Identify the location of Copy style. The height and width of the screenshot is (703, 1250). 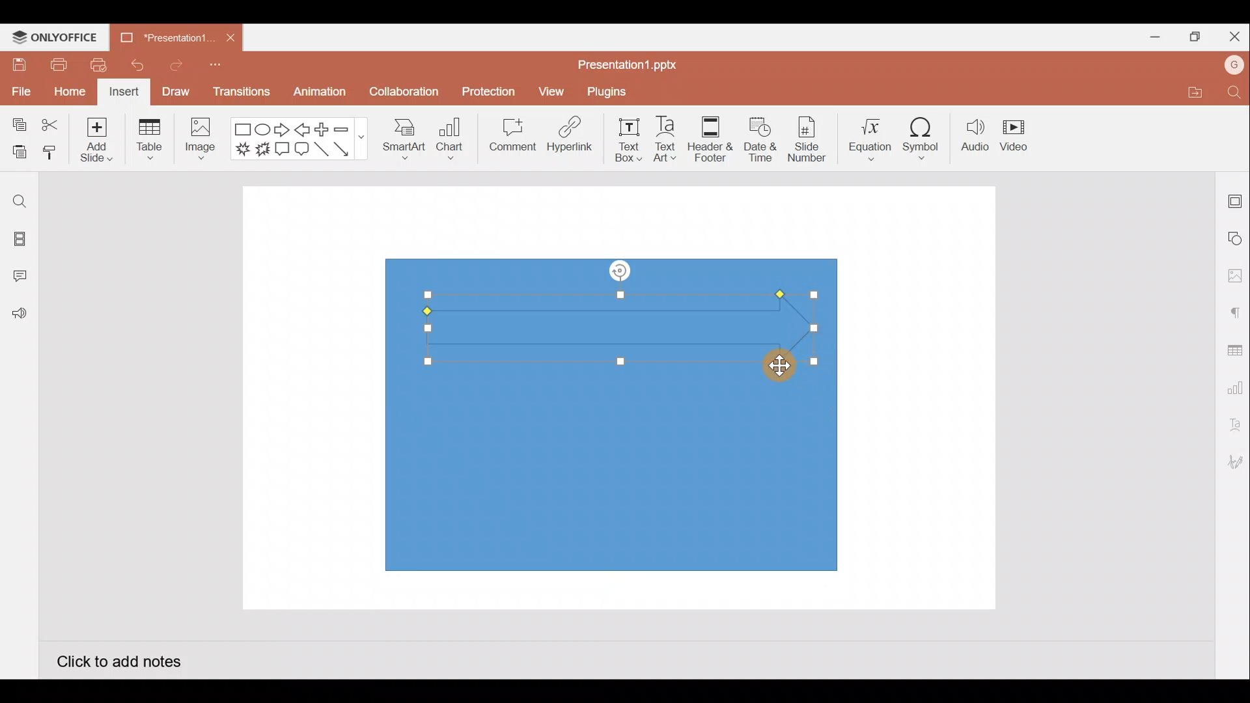
(51, 154).